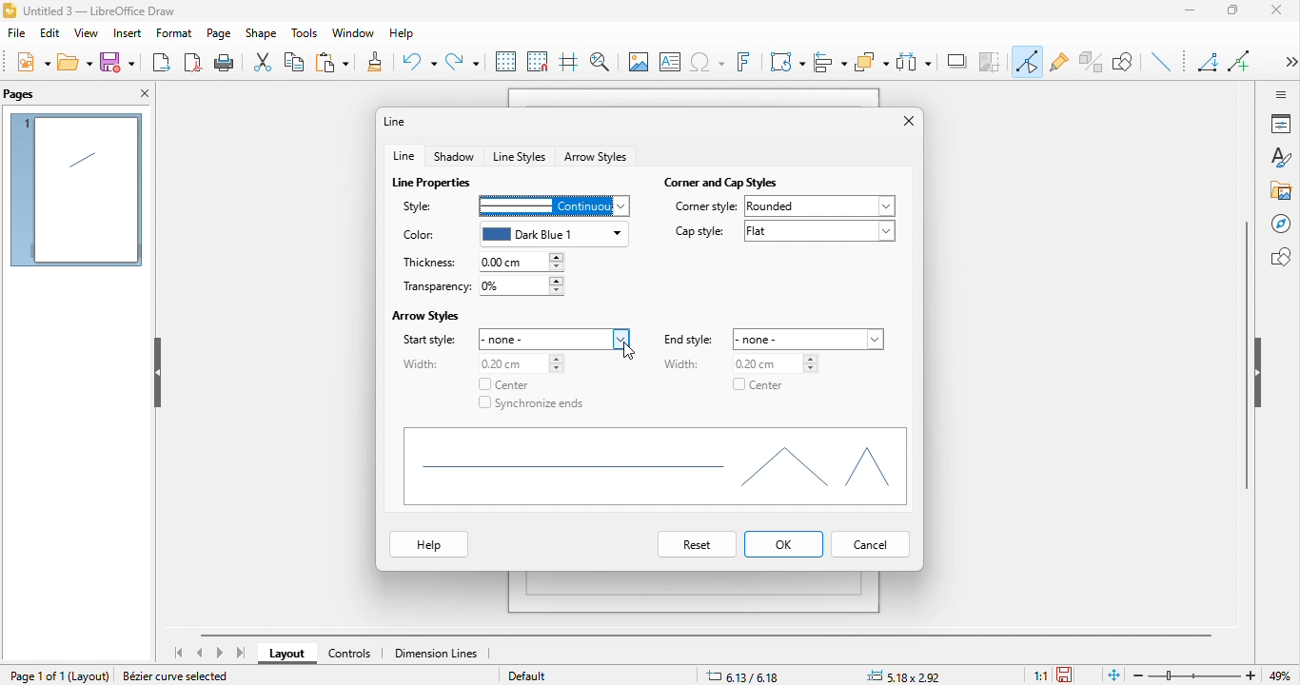  What do you see at coordinates (1039, 675) in the screenshot?
I see `1:1` at bounding box center [1039, 675].